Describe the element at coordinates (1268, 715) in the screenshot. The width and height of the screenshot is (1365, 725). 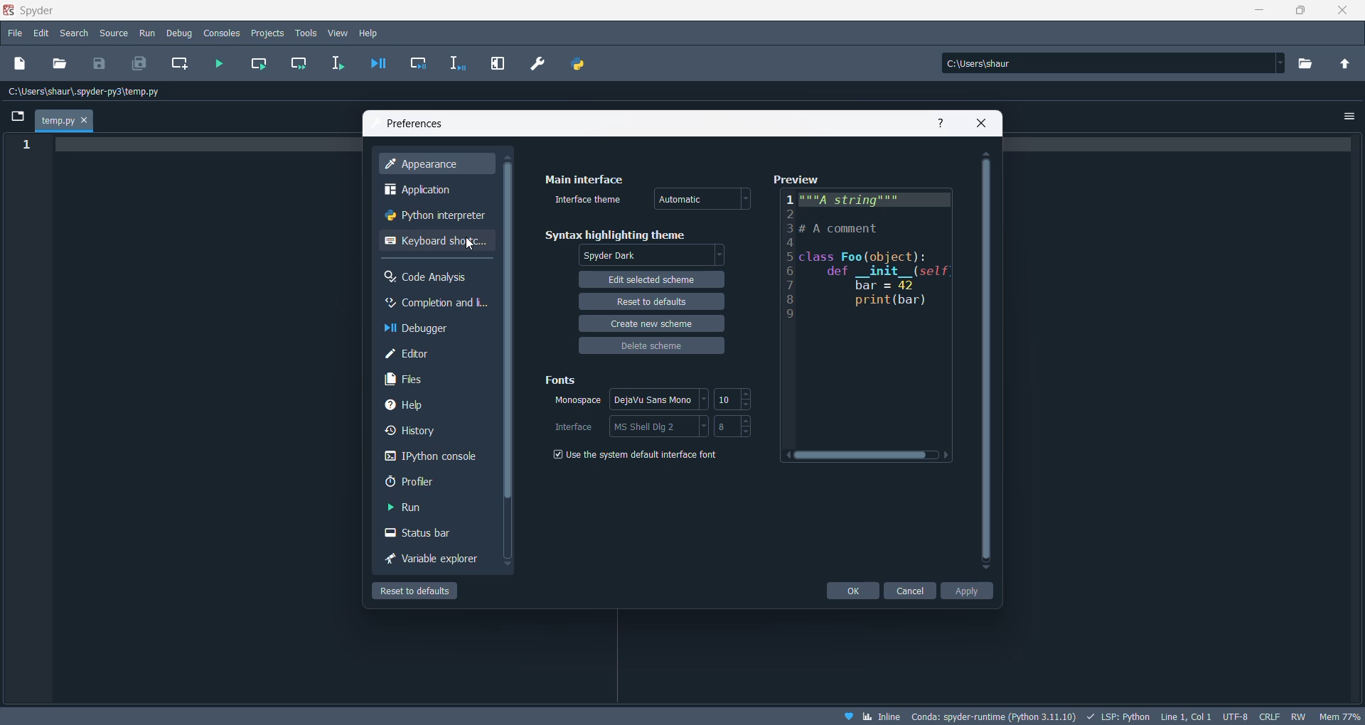
I see `file EOL status` at that location.